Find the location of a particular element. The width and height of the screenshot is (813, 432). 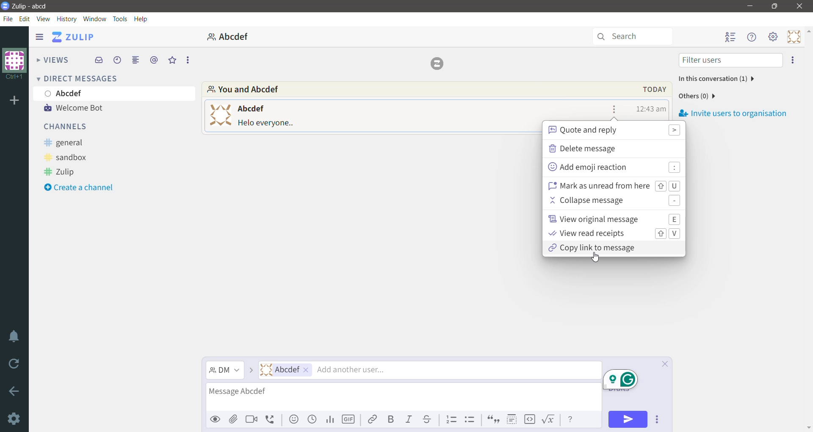

Participants in this conversation is located at coordinates (715, 79).